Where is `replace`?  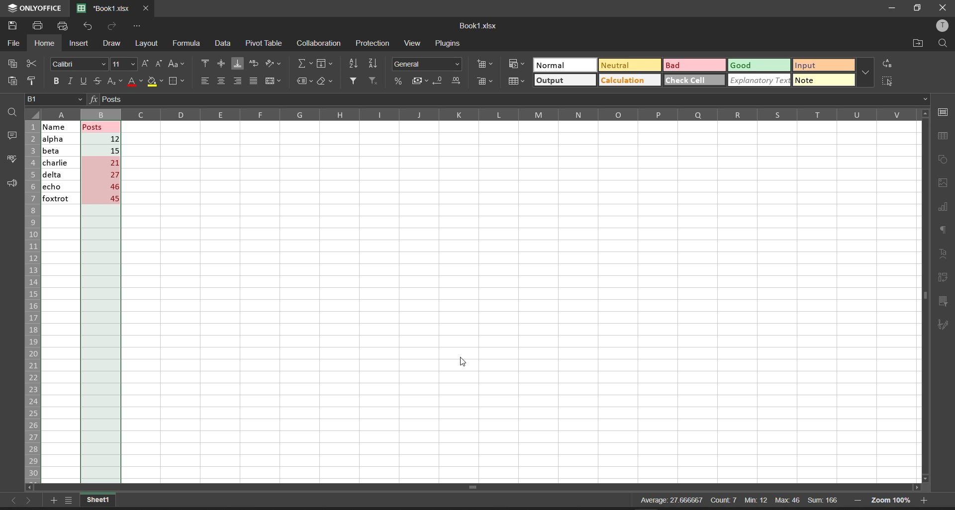
replace is located at coordinates (889, 62).